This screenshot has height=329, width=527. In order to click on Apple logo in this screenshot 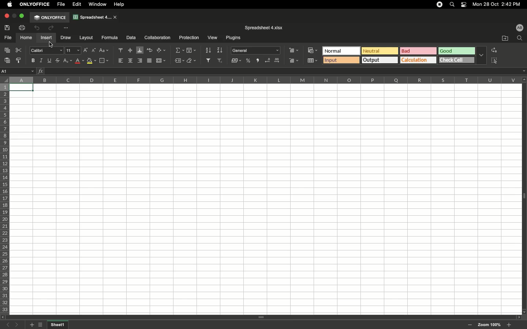, I will do `click(10, 4)`.